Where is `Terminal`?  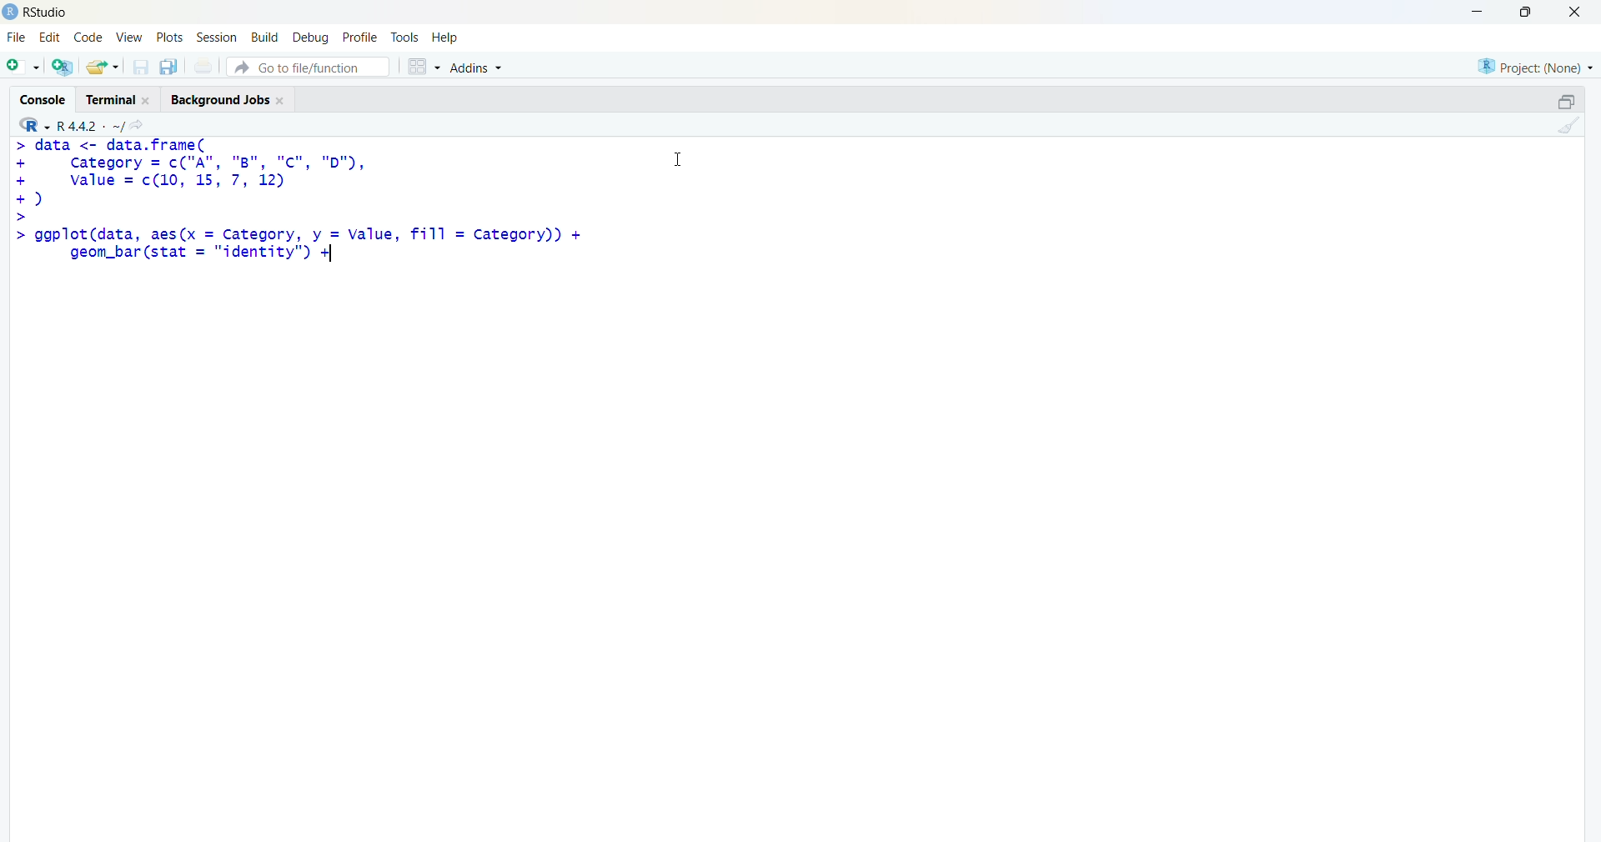 Terminal is located at coordinates (115, 98).